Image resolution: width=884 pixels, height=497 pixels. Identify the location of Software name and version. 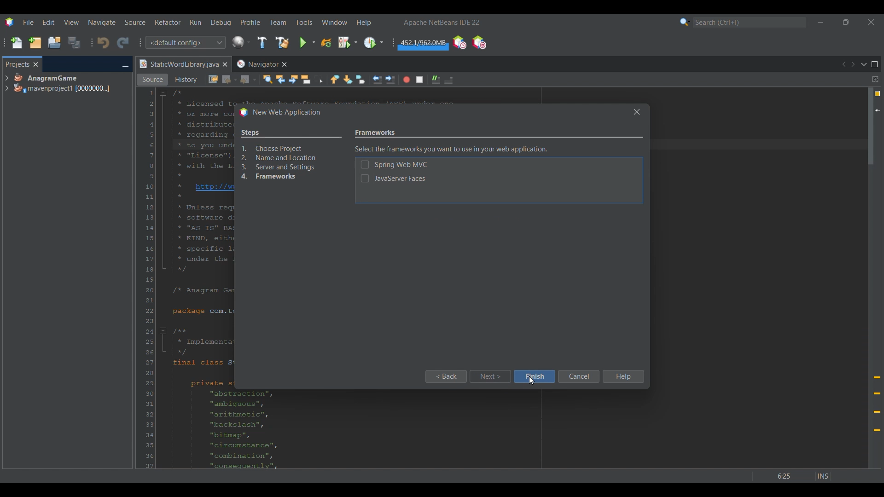
(442, 22).